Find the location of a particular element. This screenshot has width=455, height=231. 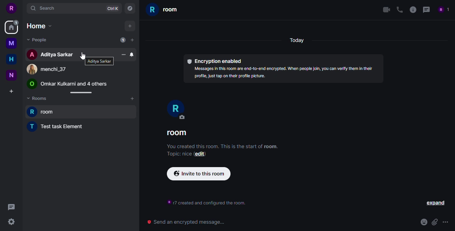

notification is located at coordinates (132, 54).